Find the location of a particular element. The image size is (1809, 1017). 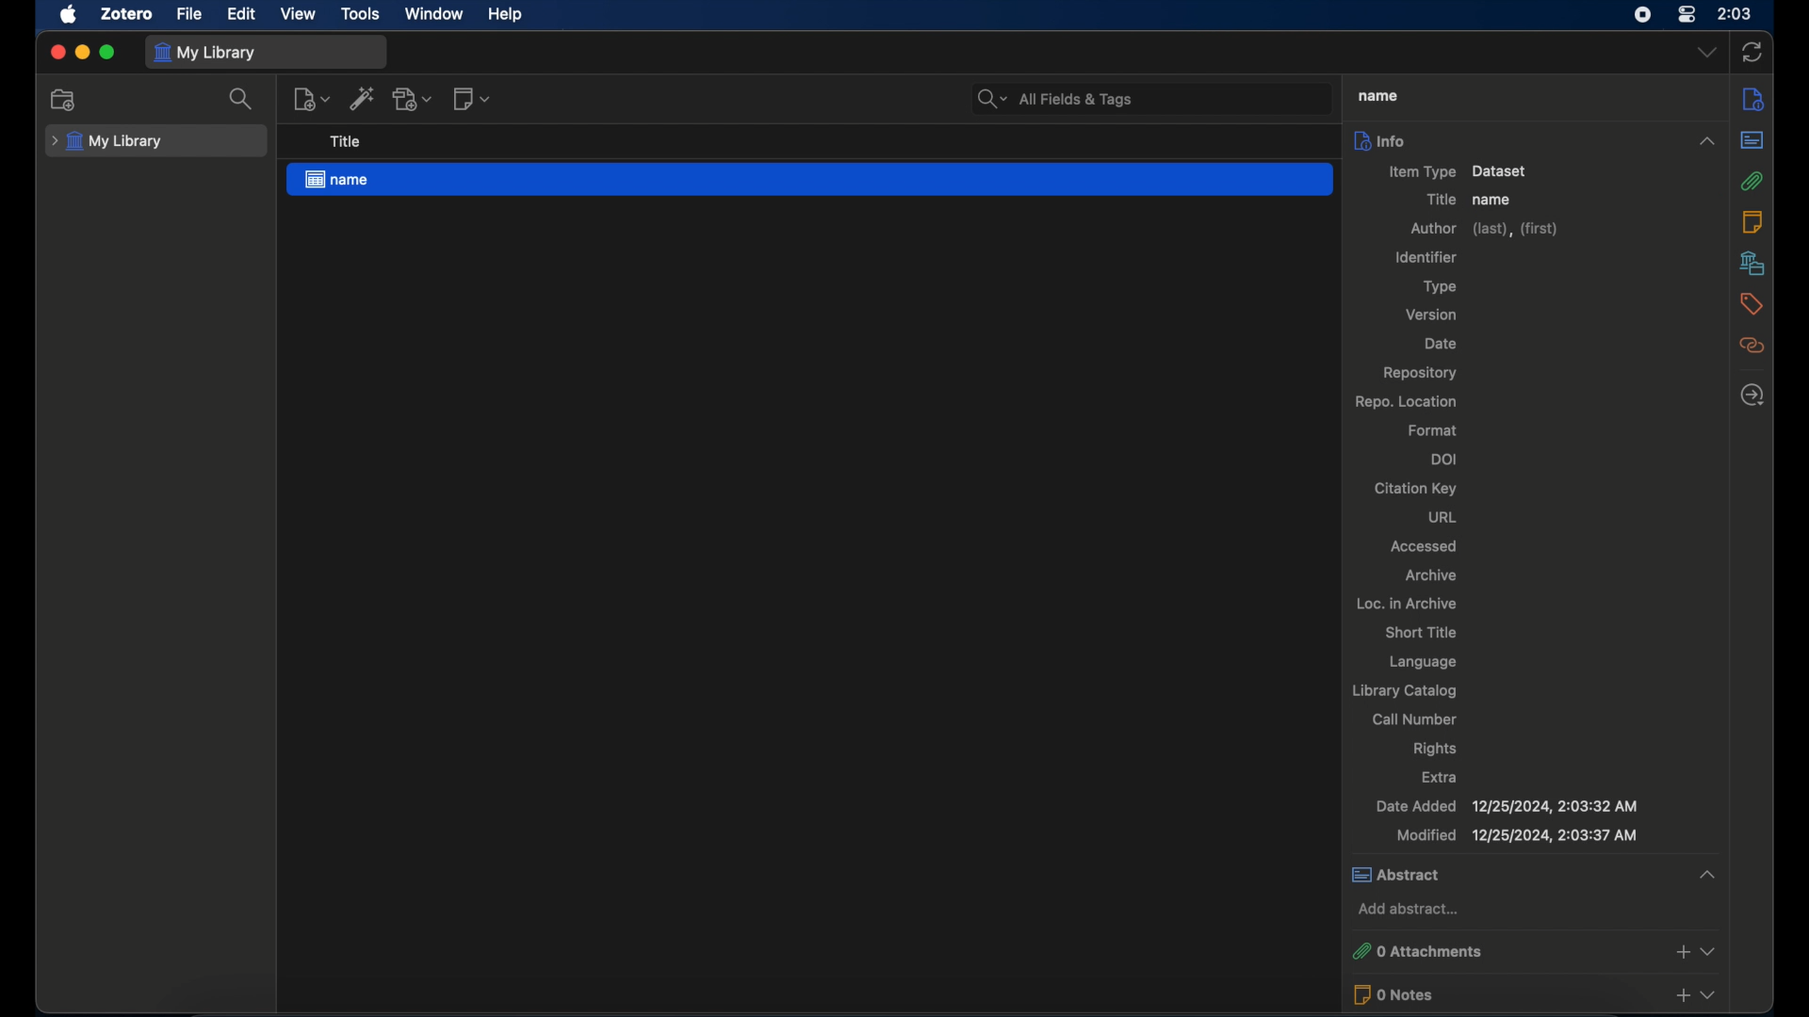

date added is located at coordinates (1506, 805).